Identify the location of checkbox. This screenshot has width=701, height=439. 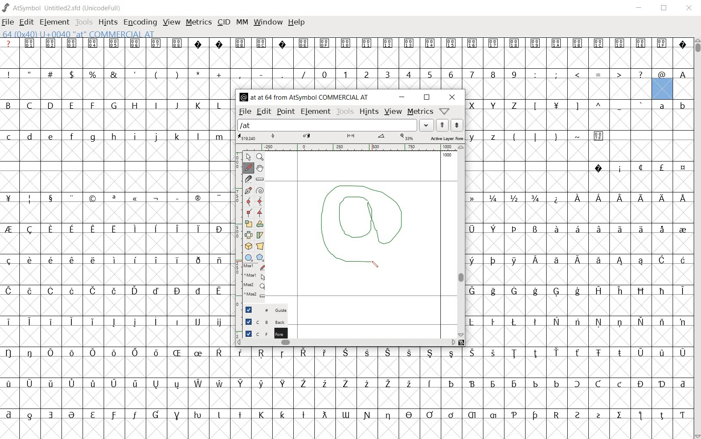
(248, 310).